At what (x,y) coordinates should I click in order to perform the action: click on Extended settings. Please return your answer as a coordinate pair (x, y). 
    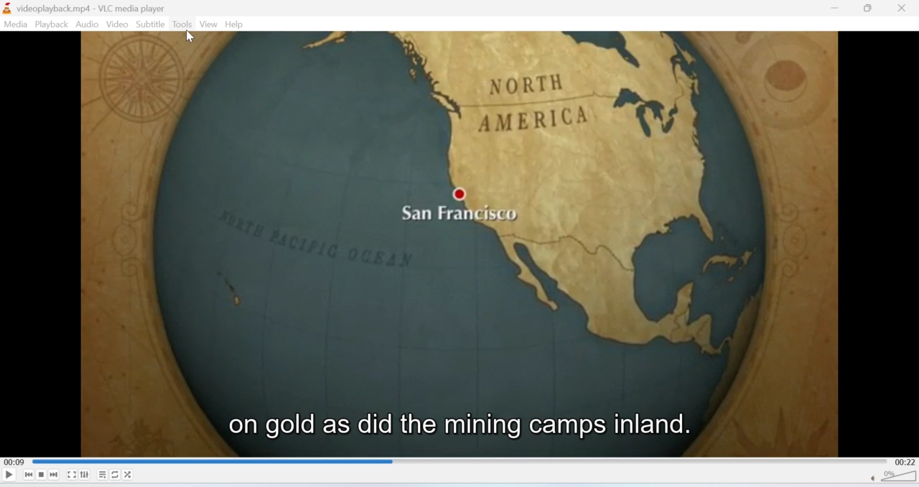
    Looking at the image, I should click on (84, 474).